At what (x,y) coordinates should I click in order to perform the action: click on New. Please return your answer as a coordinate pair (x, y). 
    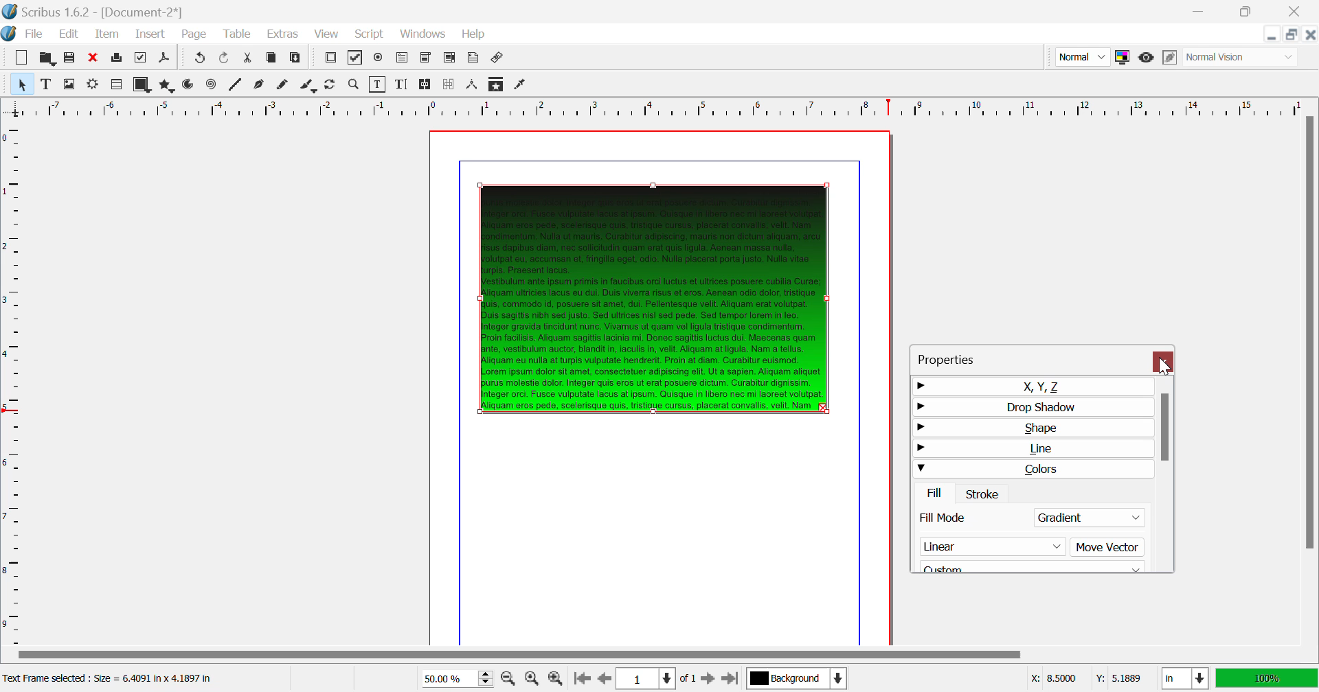
    Looking at the image, I should click on (22, 58).